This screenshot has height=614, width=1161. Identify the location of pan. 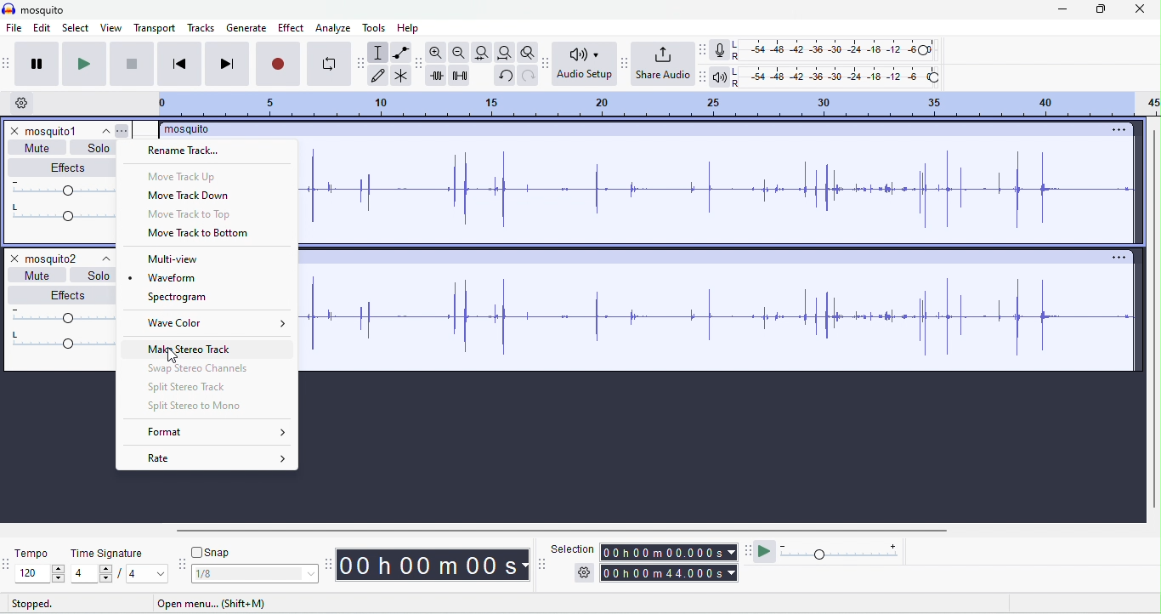
(65, 212).